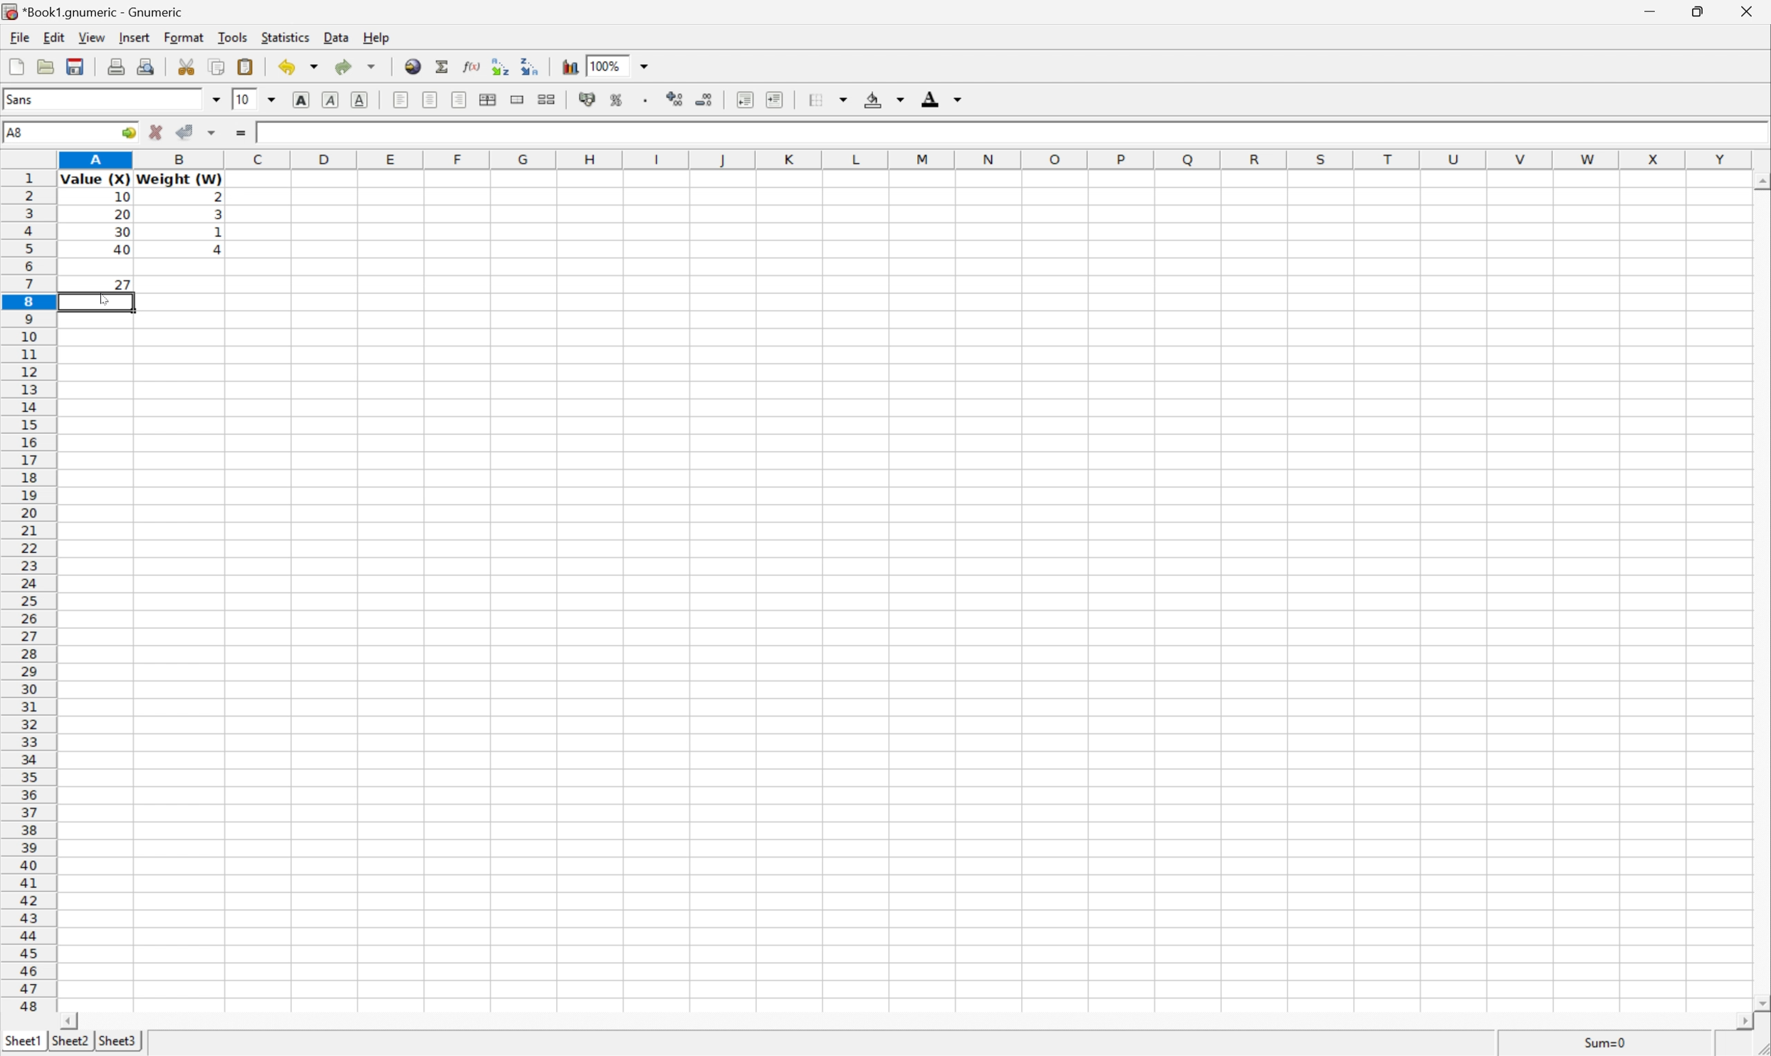  I want to click on Sheet1, so click(22, 1041).